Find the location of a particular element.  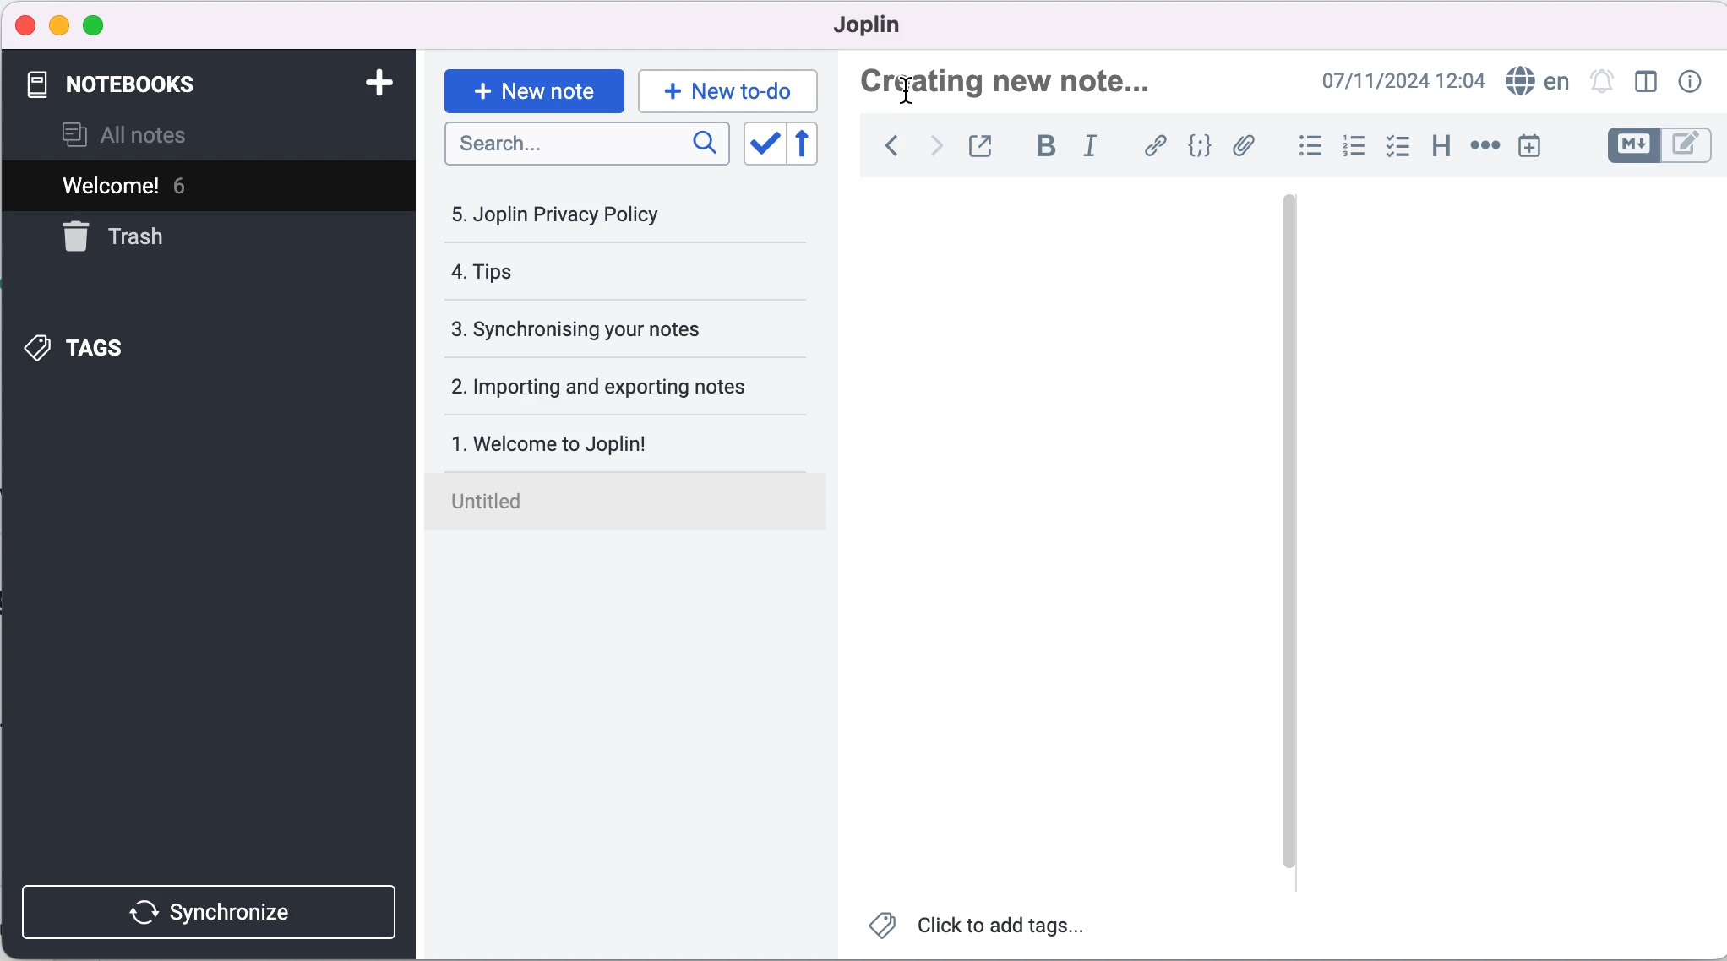

back is located at coordinates (886, 145).